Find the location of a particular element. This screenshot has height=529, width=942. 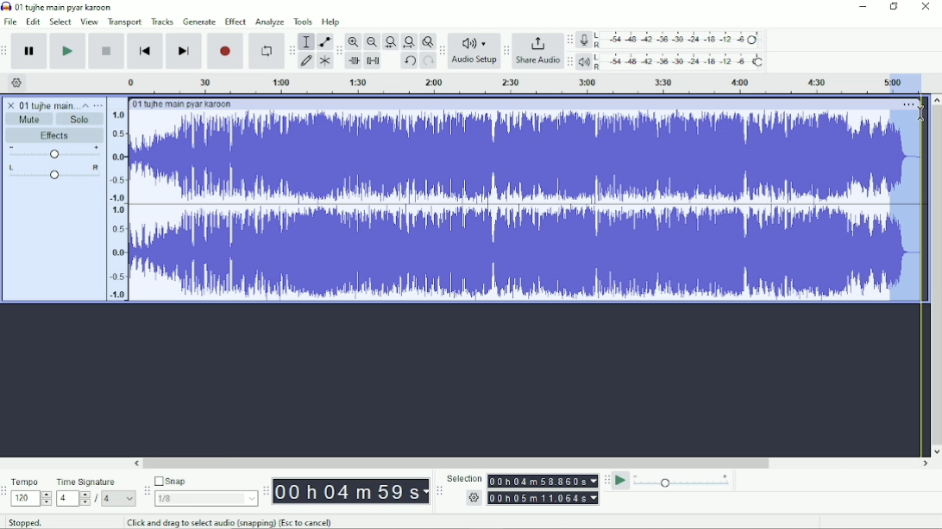

Stop is located at coordinates (105, 51).